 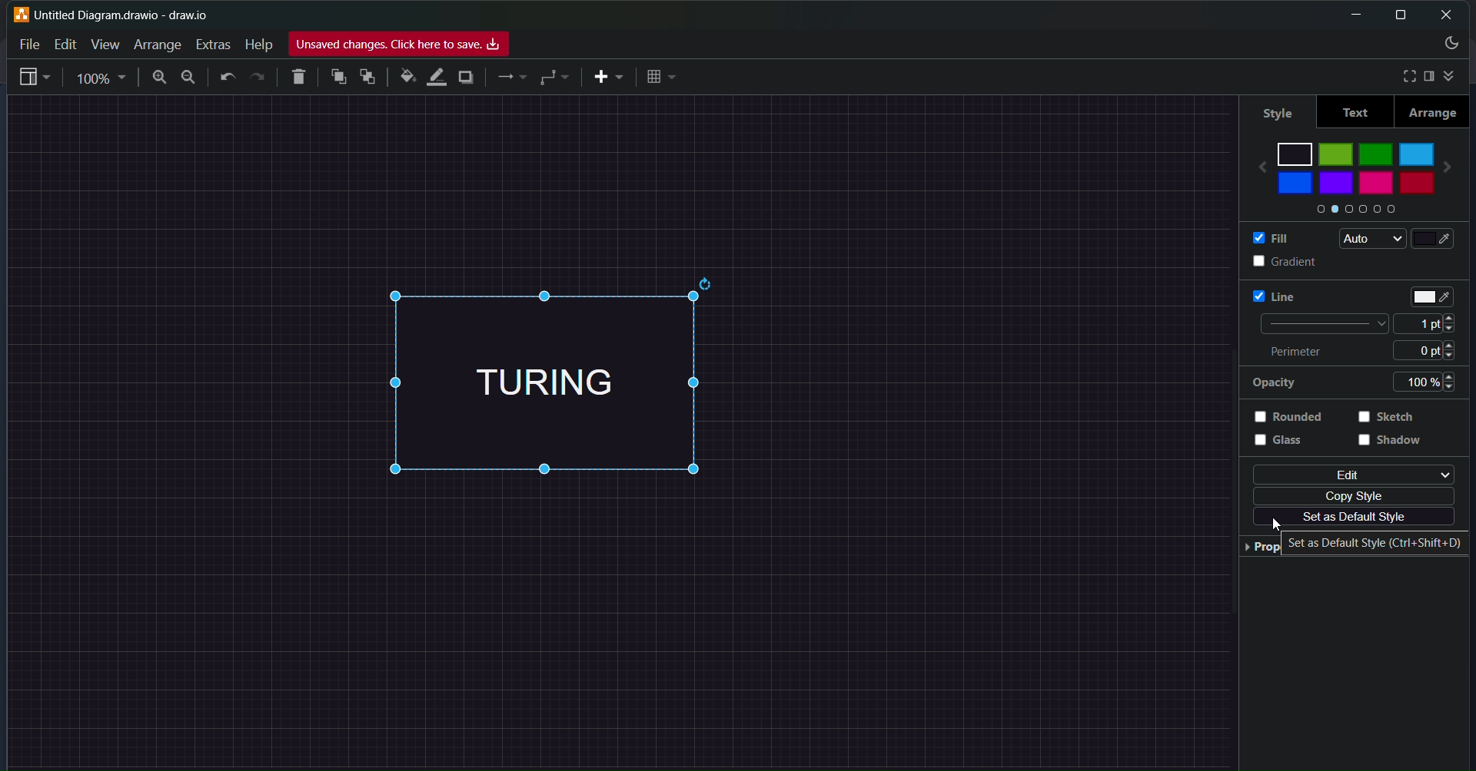 What do you see at coordinates (1414, 184) in the screenshot?
I see `red` at bounding box center [1414, 184].